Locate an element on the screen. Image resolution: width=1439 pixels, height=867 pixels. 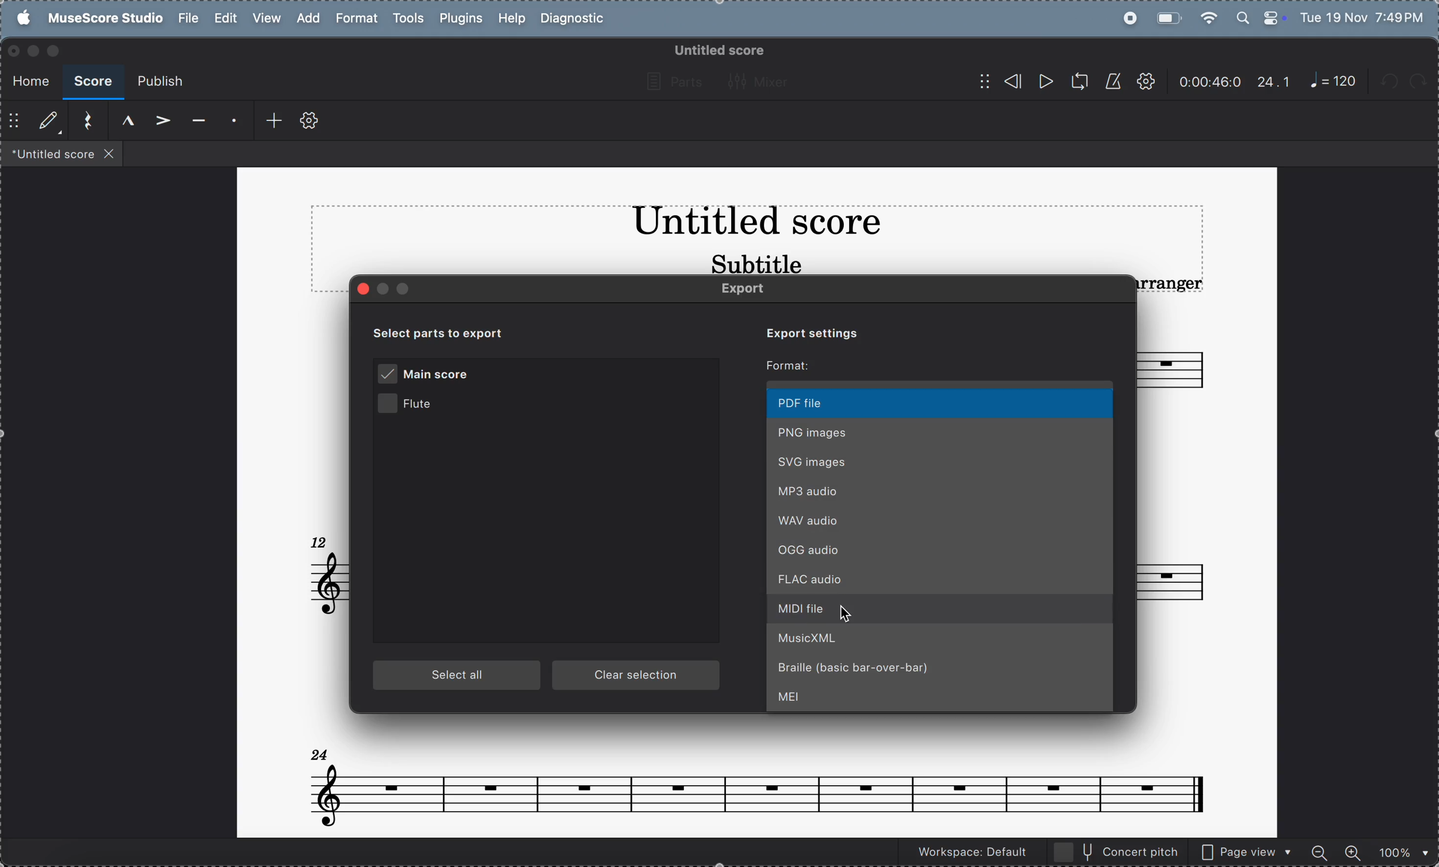
reset is located at coordinates (84, 121).